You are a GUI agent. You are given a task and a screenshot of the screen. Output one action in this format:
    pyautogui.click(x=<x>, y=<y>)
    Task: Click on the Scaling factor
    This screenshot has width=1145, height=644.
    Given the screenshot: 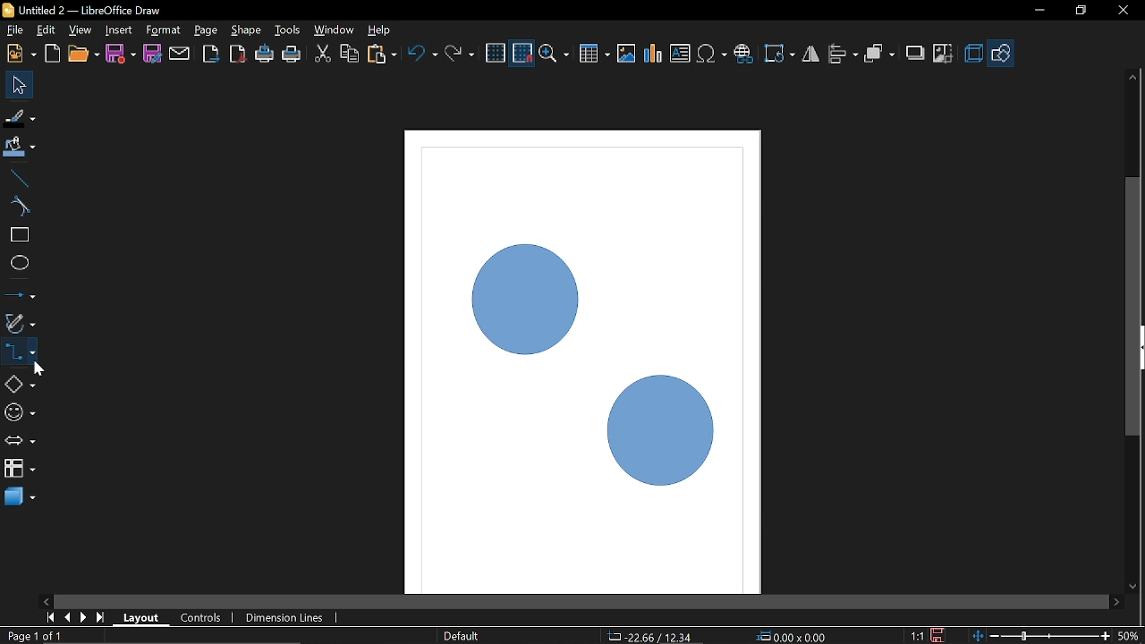 What is the action you would take?
    pyautogui.click(x=918, y=635)
    